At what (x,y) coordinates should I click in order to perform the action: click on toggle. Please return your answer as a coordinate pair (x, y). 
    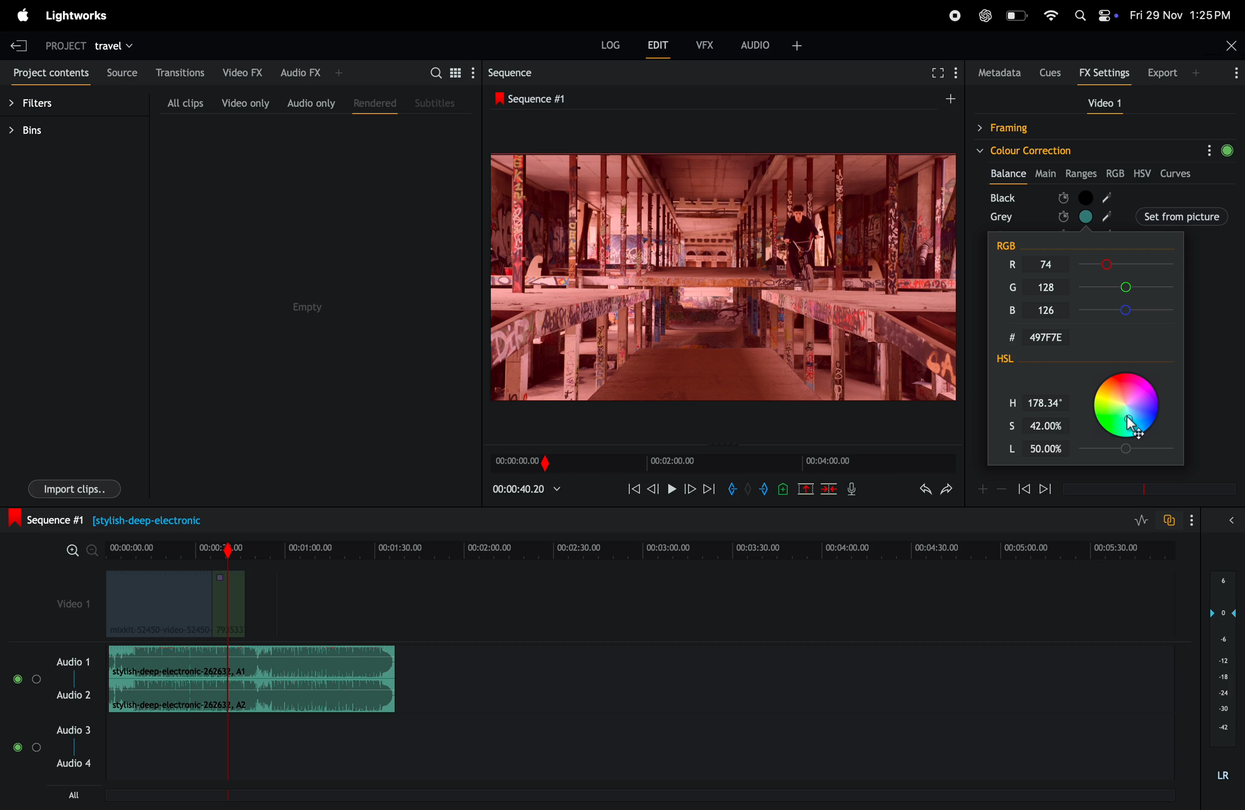
    Looking at the image, I should click on (16, 679).